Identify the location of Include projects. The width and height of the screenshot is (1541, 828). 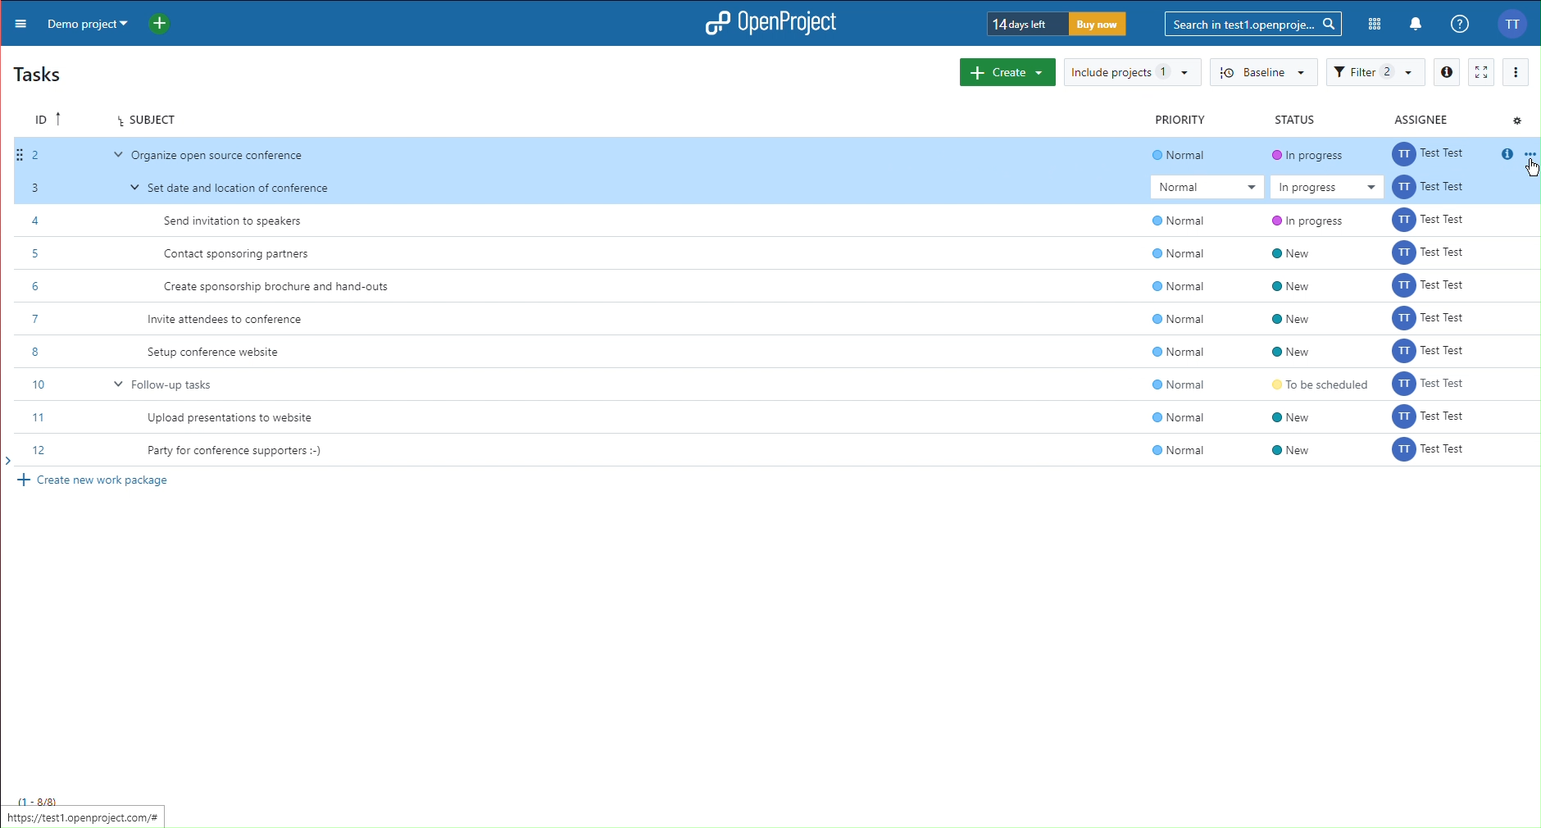
(1131, 73).